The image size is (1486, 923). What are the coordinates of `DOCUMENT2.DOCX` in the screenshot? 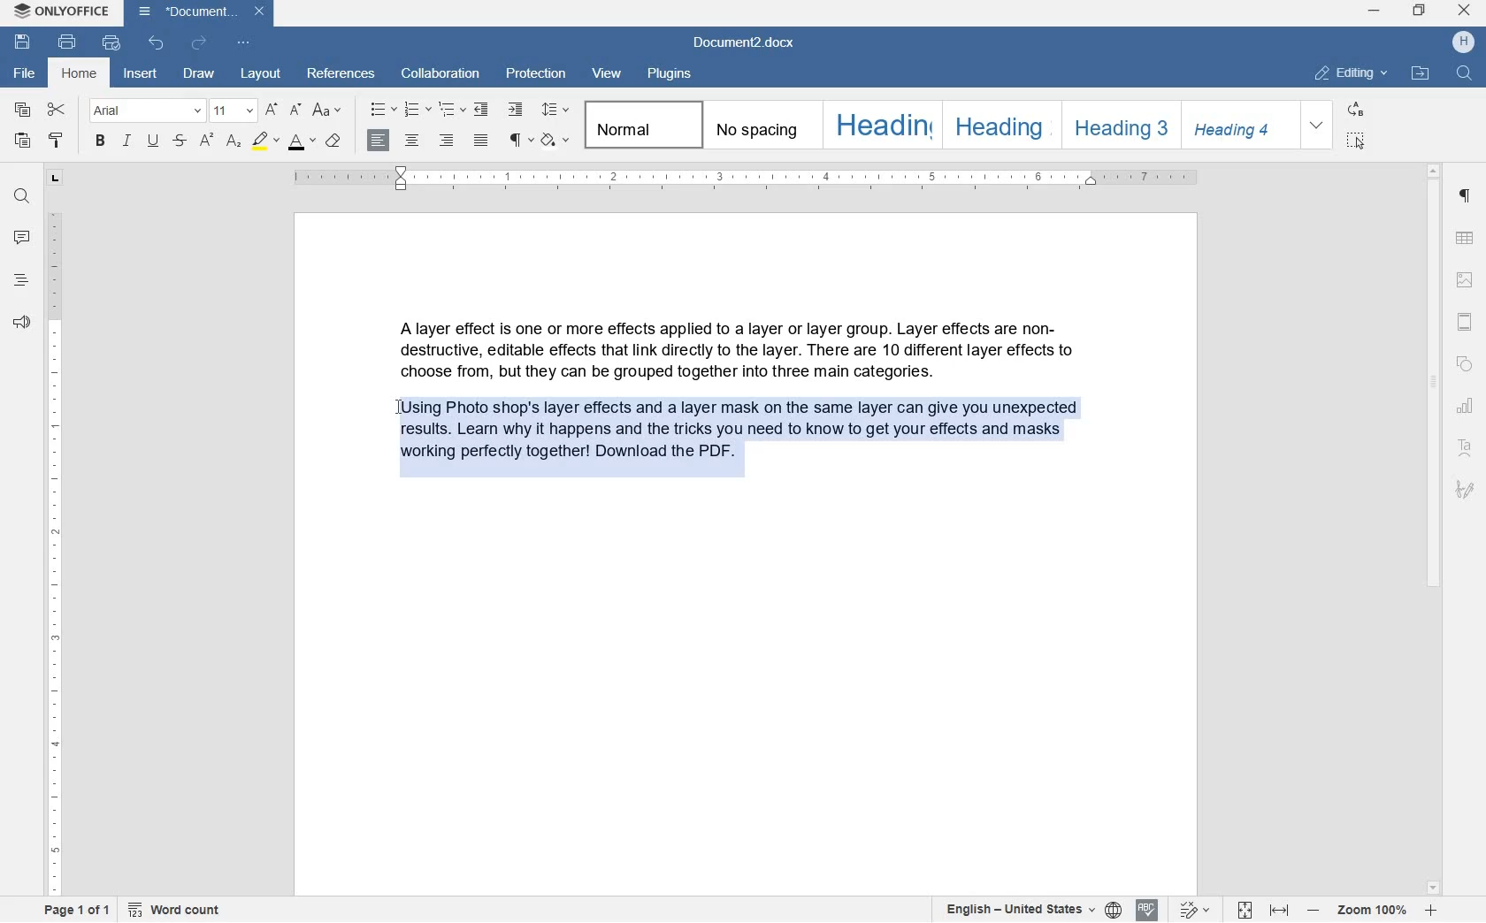 It's located at (747, 43).